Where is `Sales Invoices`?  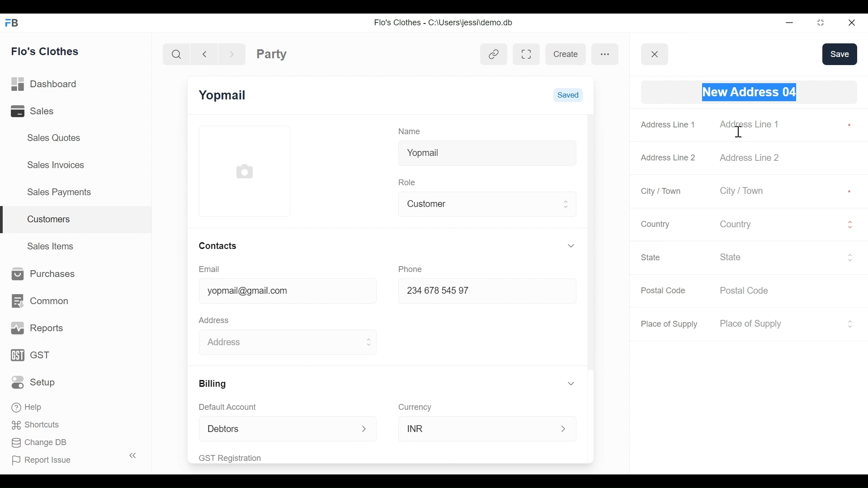 Sales Invoices is located at coordinates (57, 164).